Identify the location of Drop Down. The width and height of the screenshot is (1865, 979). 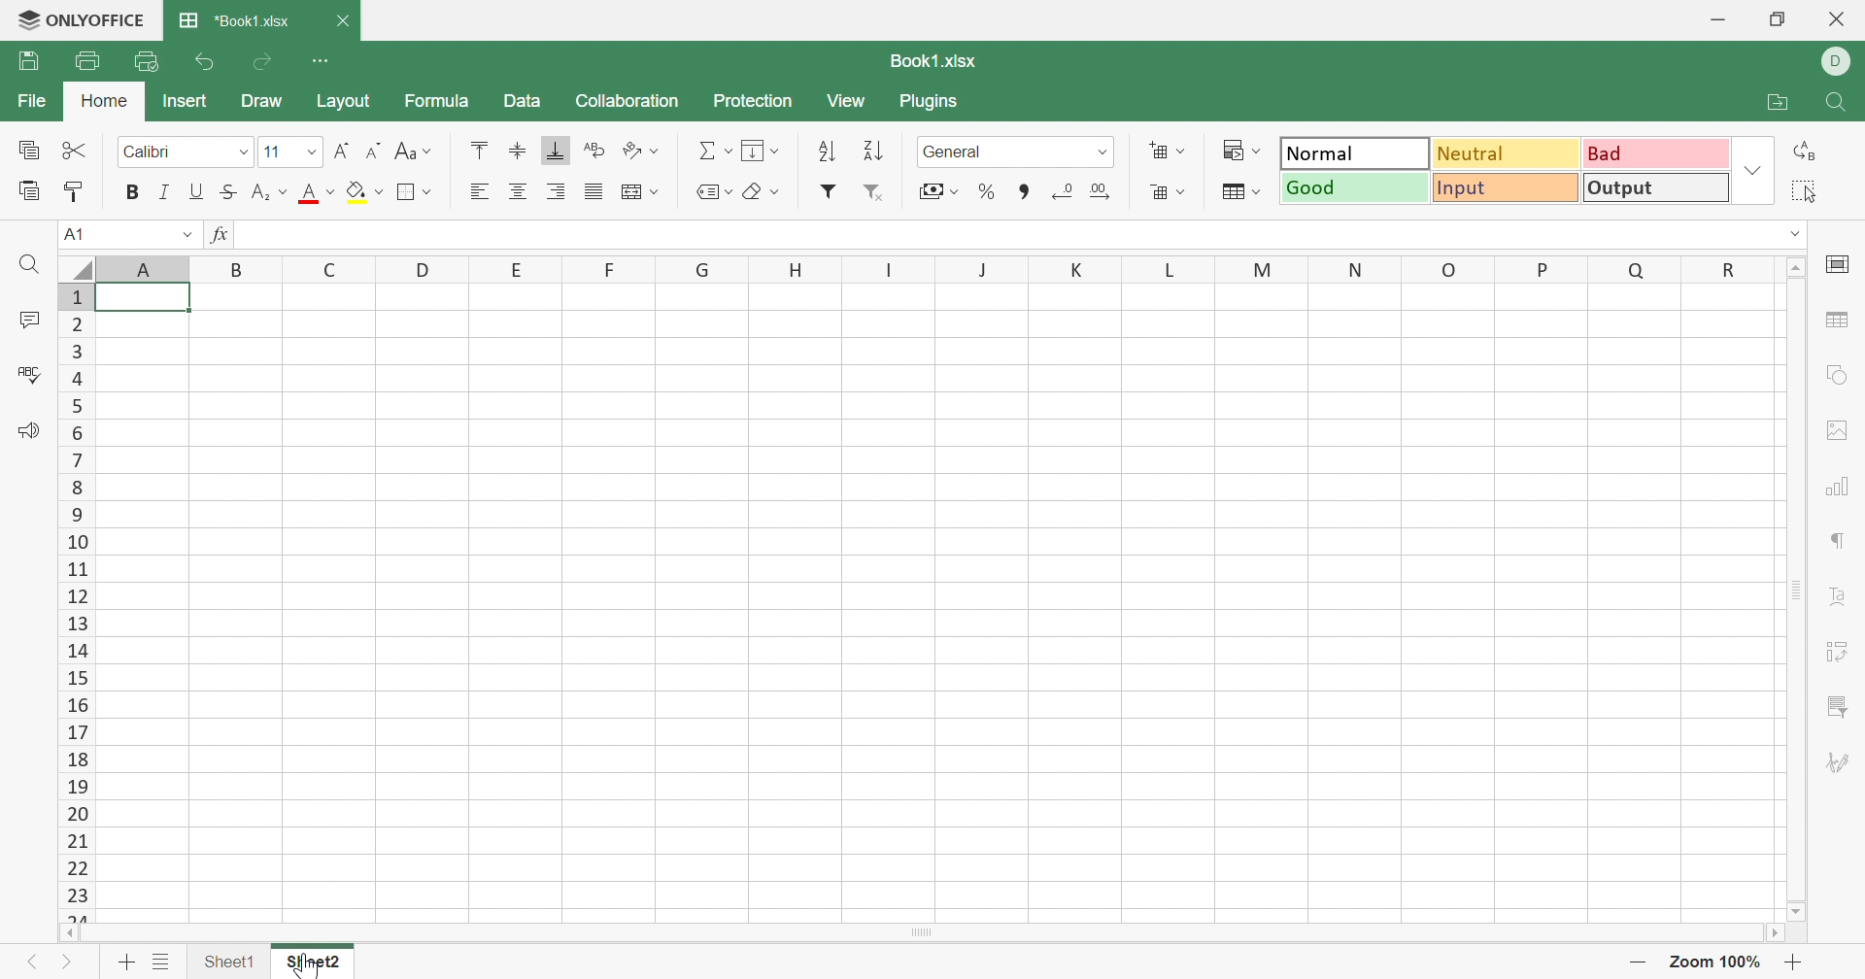
(1263, 150).